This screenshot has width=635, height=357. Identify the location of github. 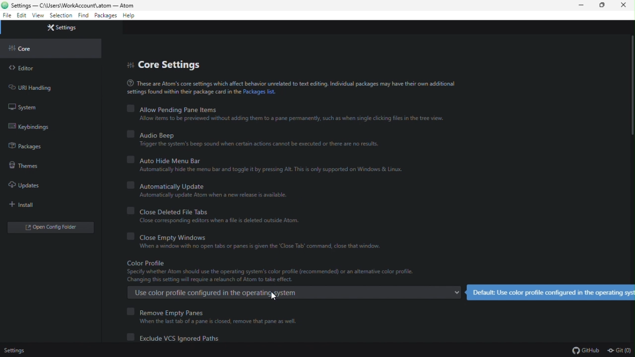
(585, 350).